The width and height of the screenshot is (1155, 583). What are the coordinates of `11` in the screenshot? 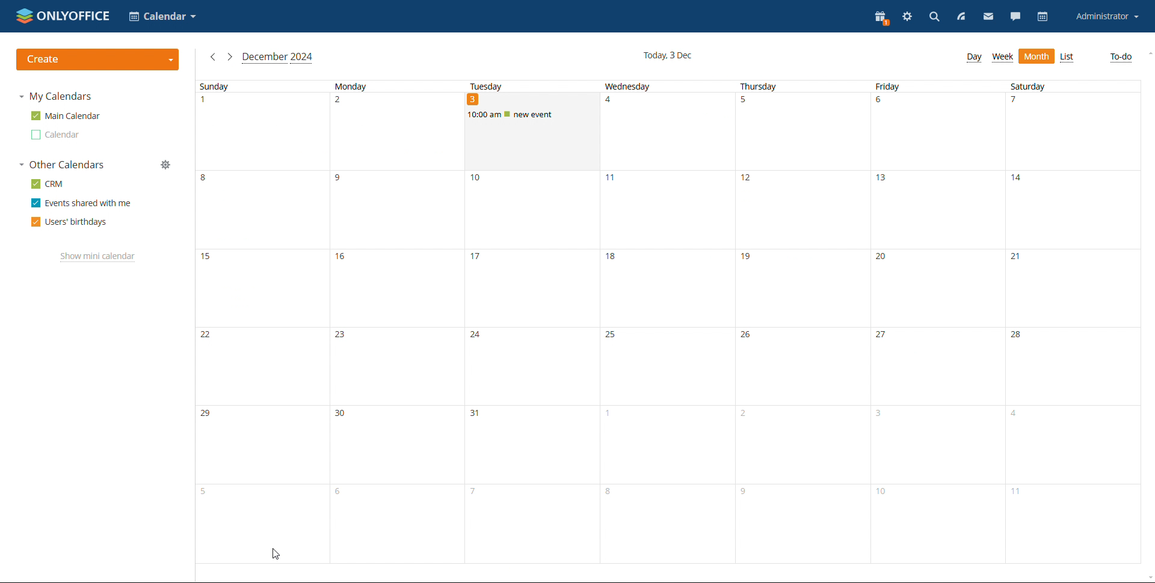 It's located at (1074, 523).